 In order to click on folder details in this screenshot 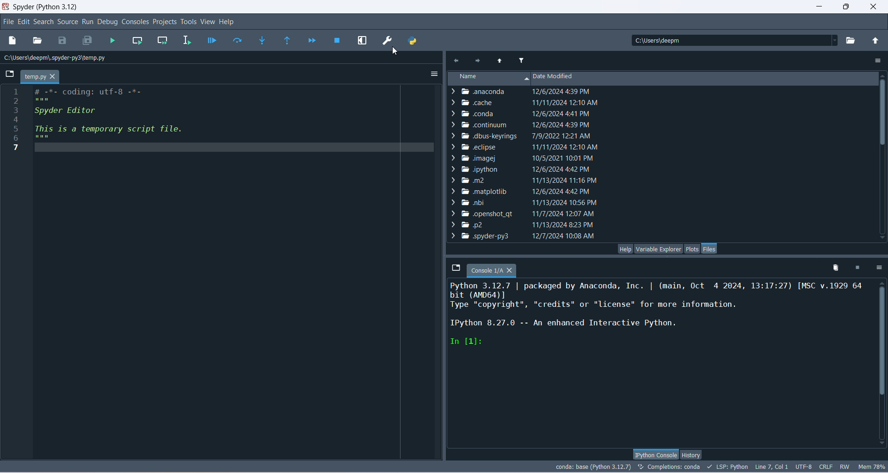, I will do `click(520, 92)`.